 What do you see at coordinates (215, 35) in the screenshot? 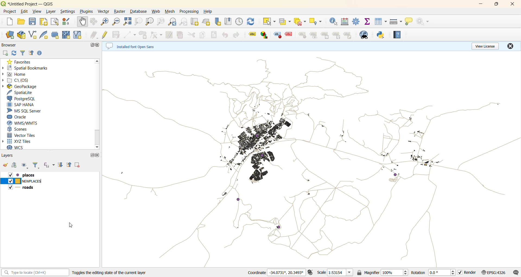
I see `paste` at bounding box center [215, 35].